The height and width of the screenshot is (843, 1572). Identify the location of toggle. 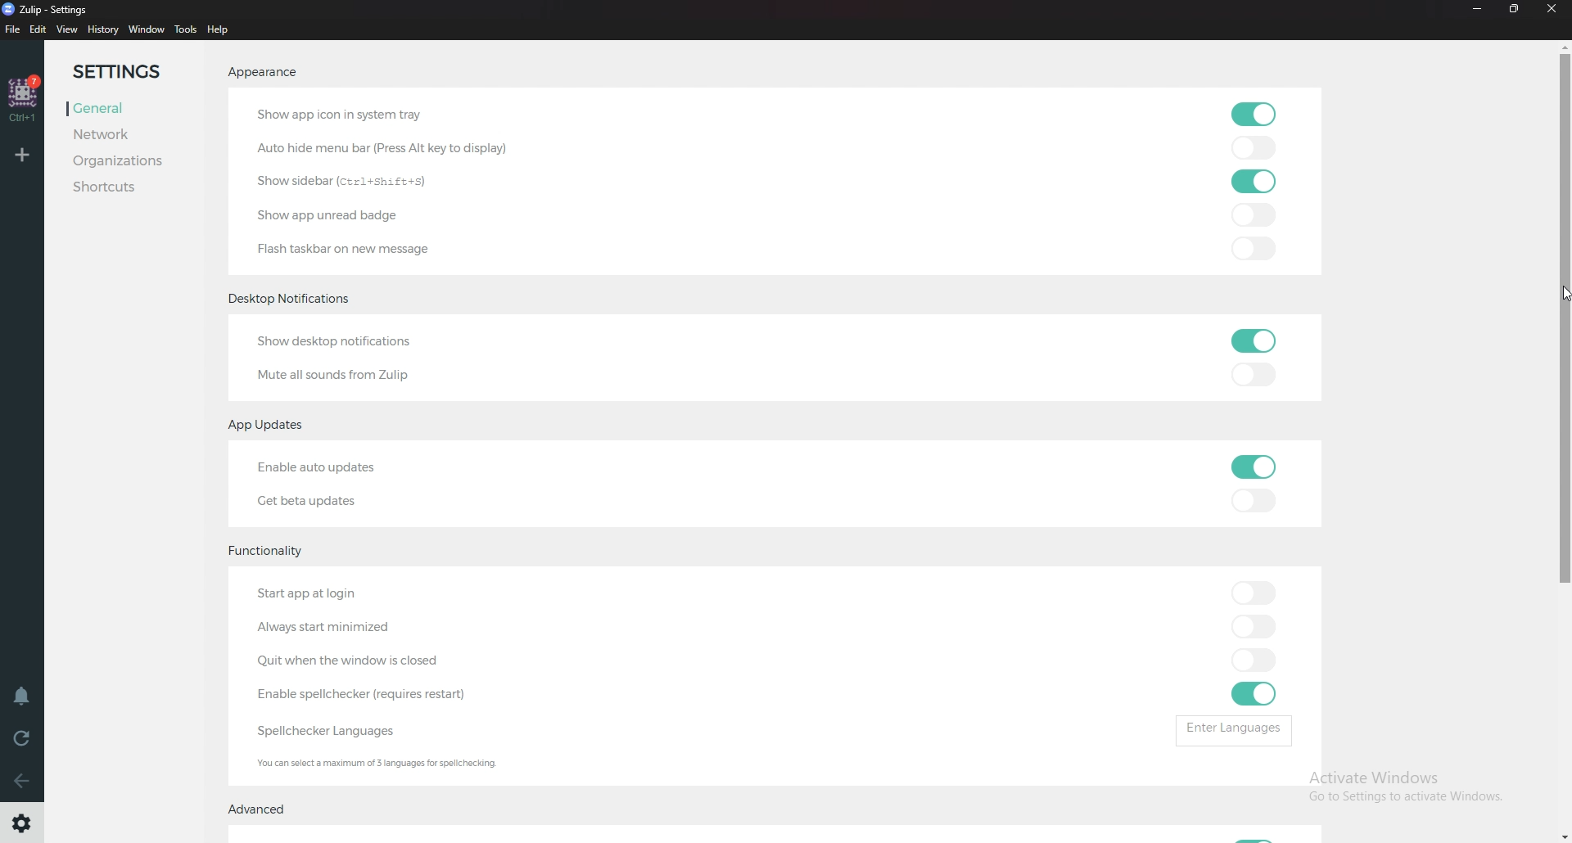
(1249, 502).